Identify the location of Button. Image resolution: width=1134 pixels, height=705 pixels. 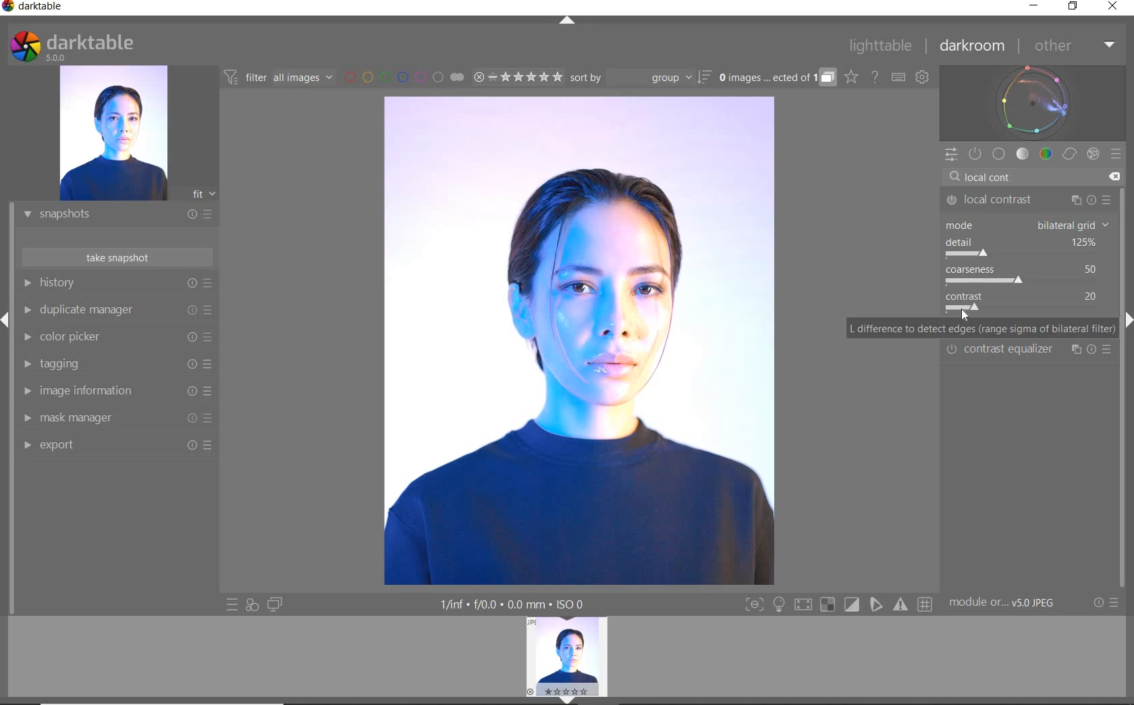
(926, 605).